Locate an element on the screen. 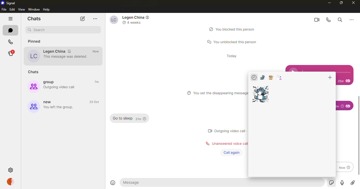 Image resolution: width=360 pixels, height=189 pixels. edit is located at coordinates (12, 9).